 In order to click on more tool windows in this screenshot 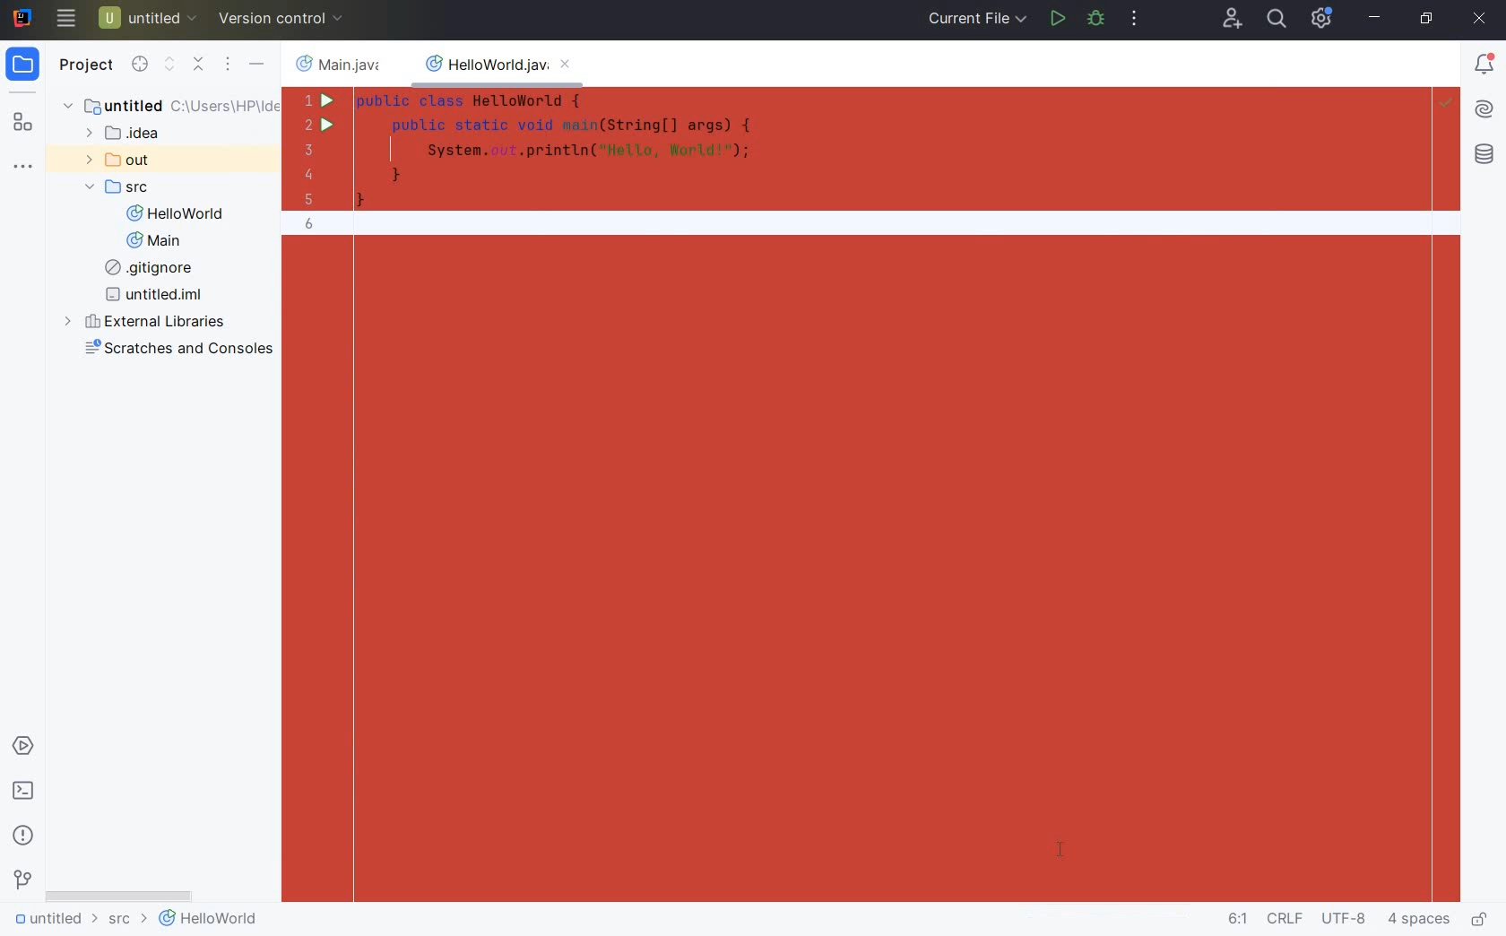, I will do `click(26, 168)`.